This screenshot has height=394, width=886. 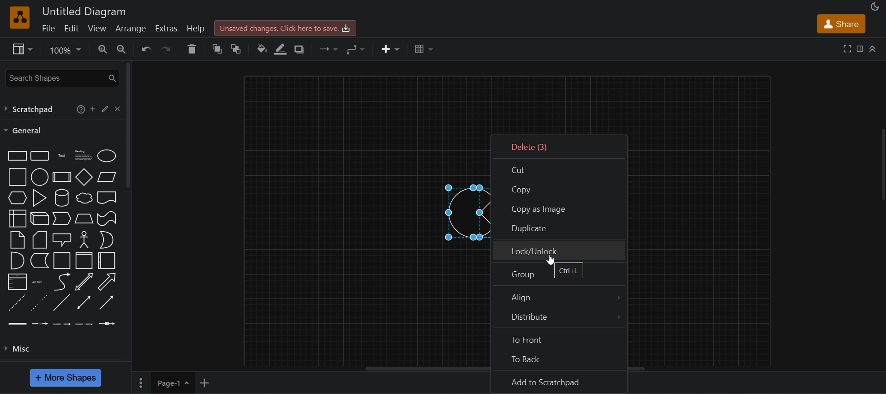 I want to click on zoom out, so click(x=120, y=48).